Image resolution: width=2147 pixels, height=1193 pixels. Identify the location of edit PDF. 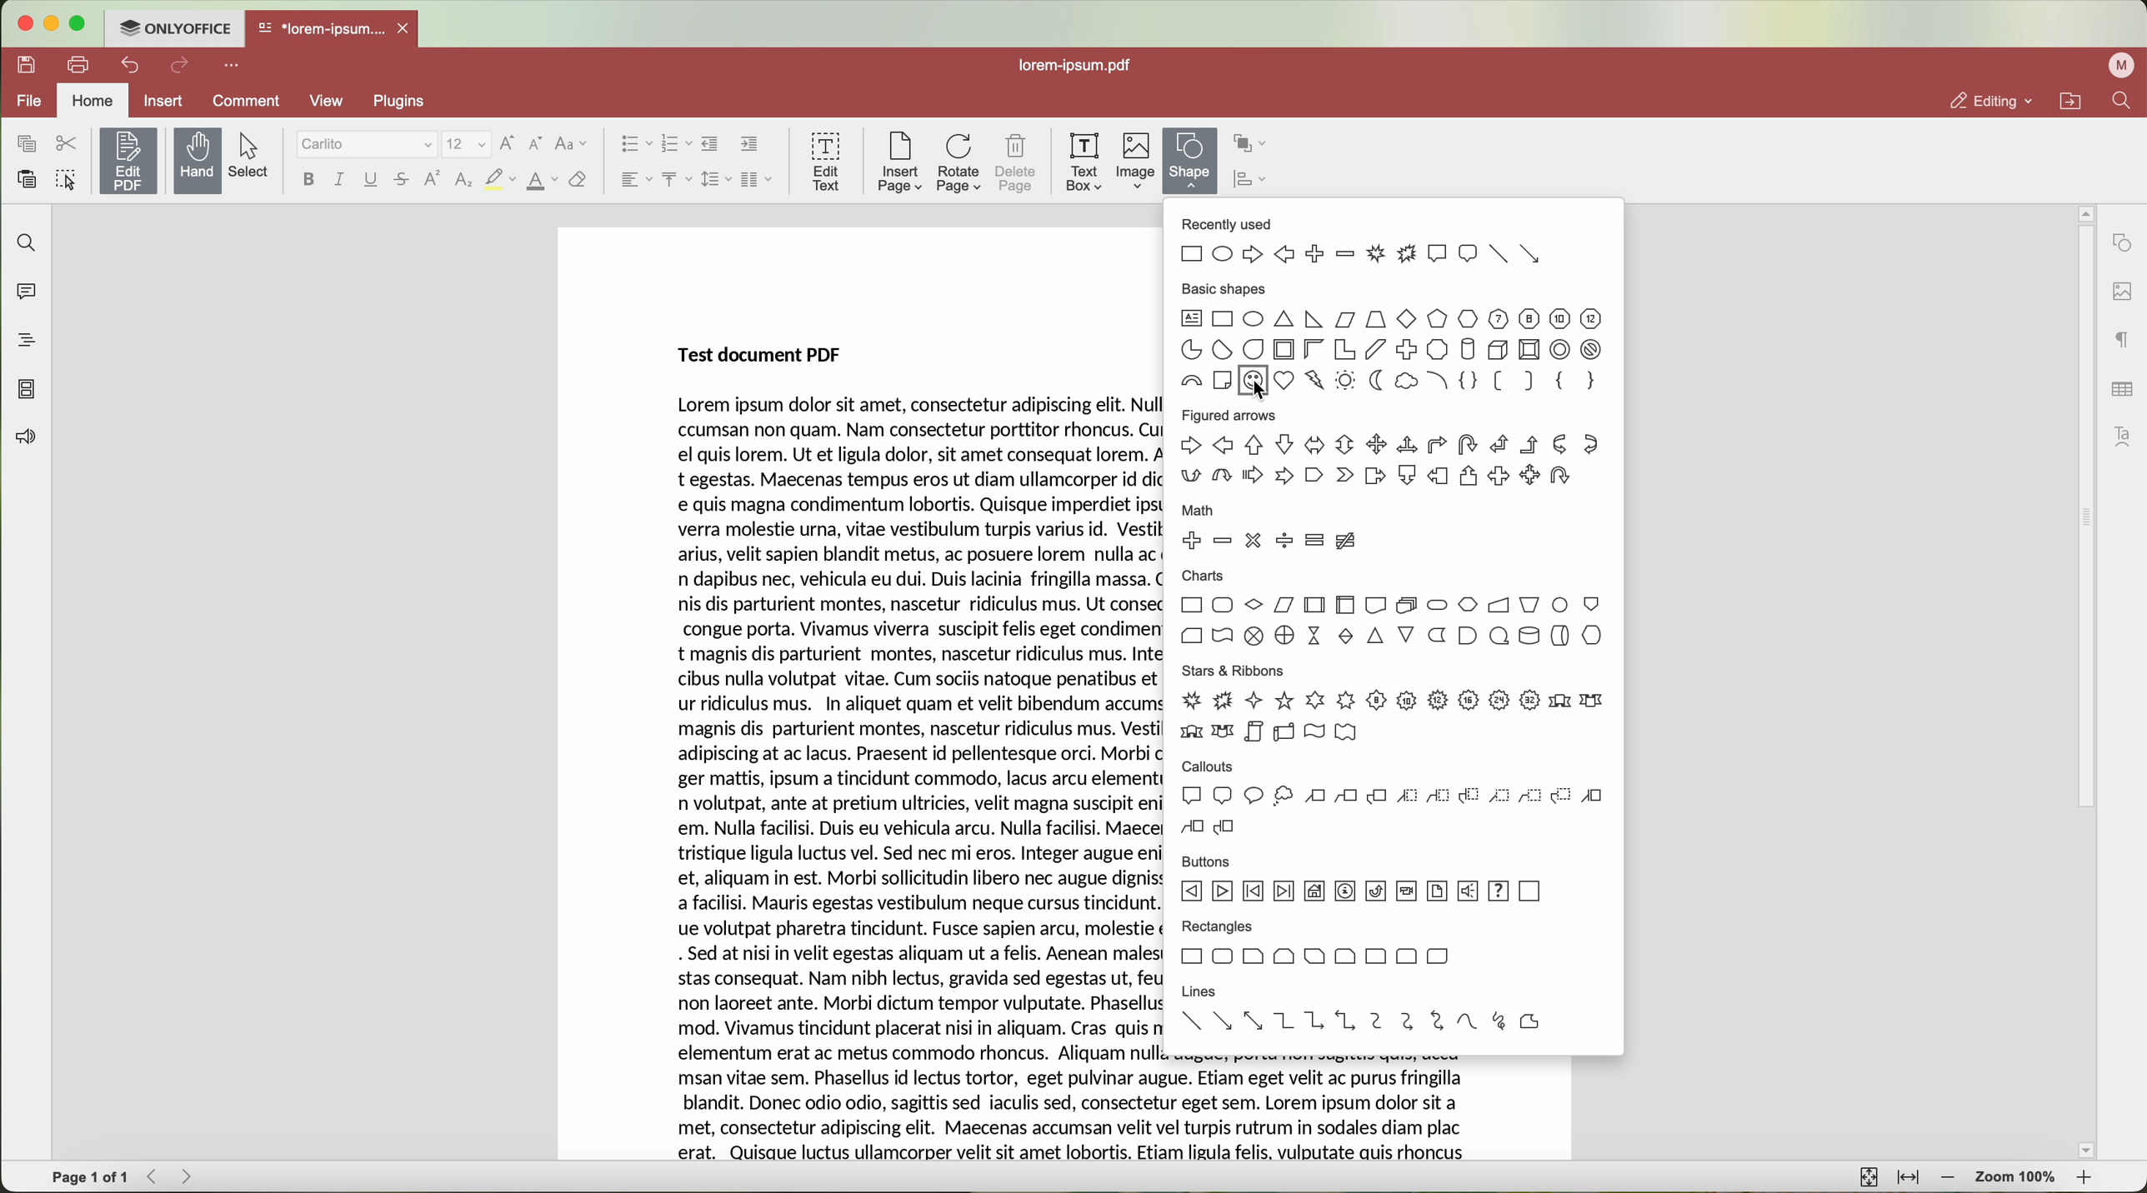
(132, 157).